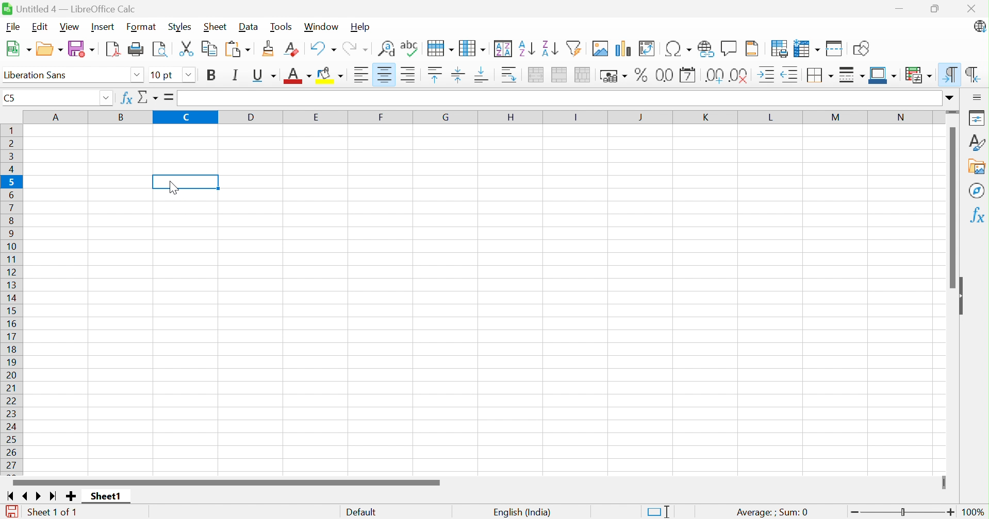 This screenshot has height=519, width=989. I want to click on Function Wizard, so click(125, 99).